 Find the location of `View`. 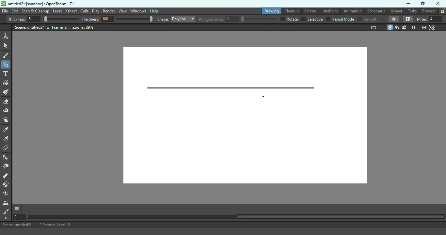

View is located at coordinates (122, 11).